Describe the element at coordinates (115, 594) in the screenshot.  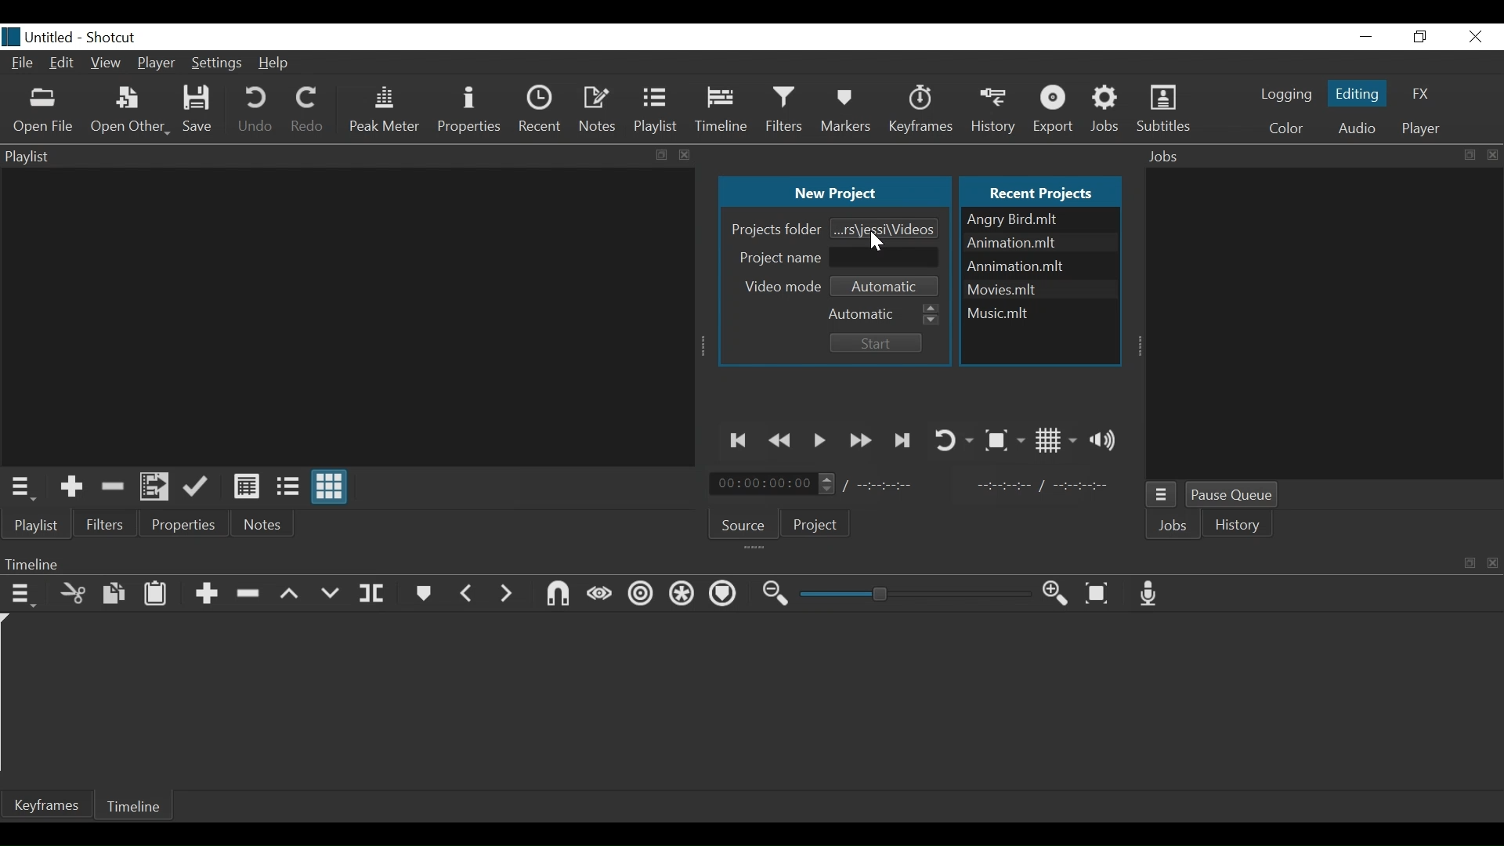
I see `Copy` at that location.